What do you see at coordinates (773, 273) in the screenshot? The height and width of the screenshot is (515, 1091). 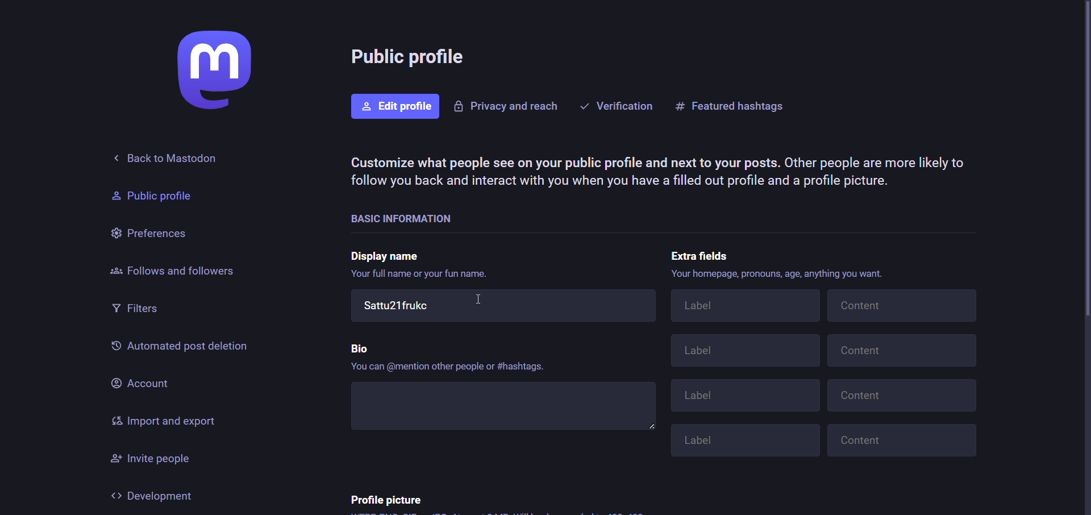 I see `Your homepage, pronouns, age, anything you want.` at bounding box center [773, 273].